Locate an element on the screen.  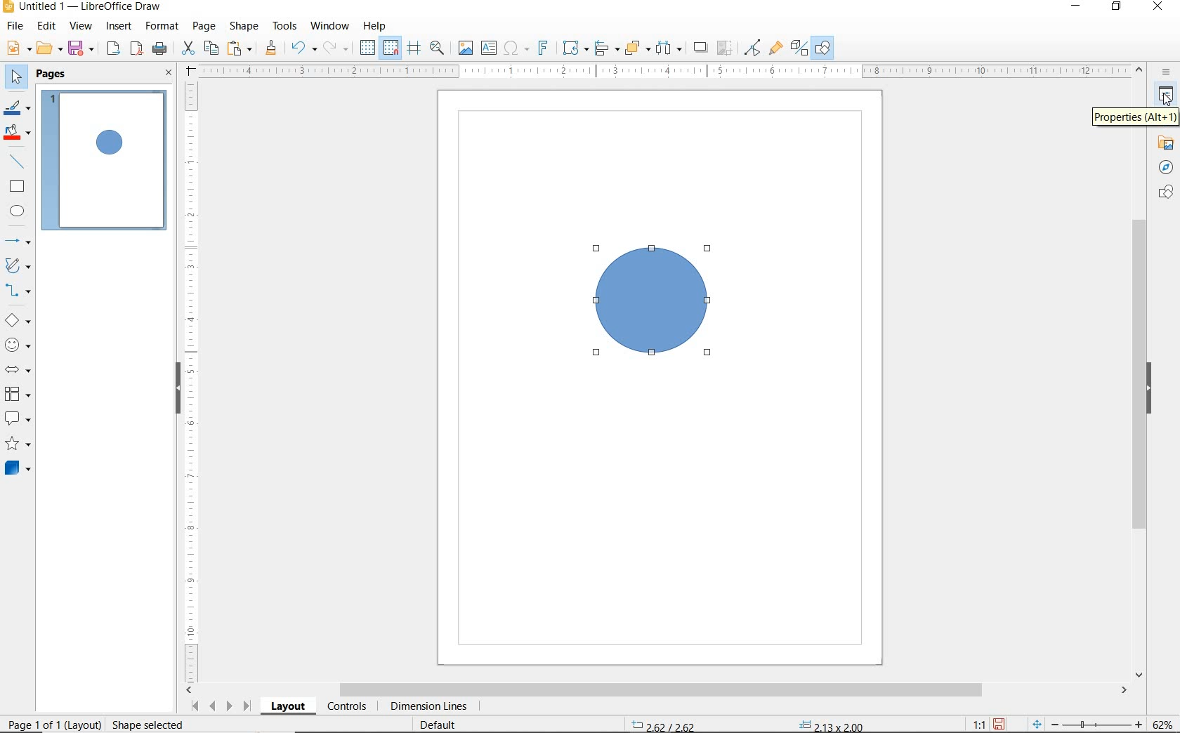
SELECT ATLEAST 3 OBJECTS TO DISTRIBUTE is located at coordinates (669, 48).